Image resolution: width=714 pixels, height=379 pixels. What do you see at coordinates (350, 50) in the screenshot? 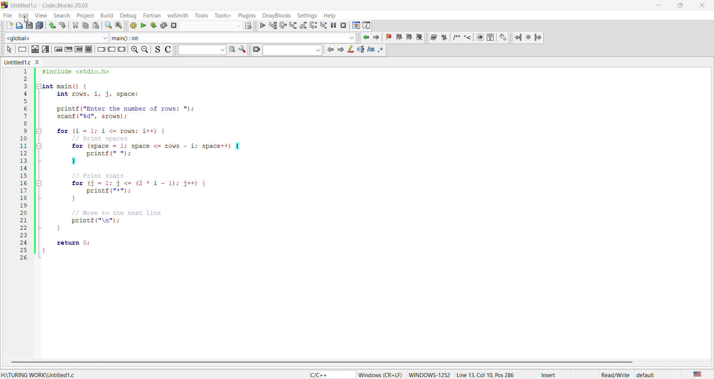
I see `highlight` at bounding box center [350, 50].